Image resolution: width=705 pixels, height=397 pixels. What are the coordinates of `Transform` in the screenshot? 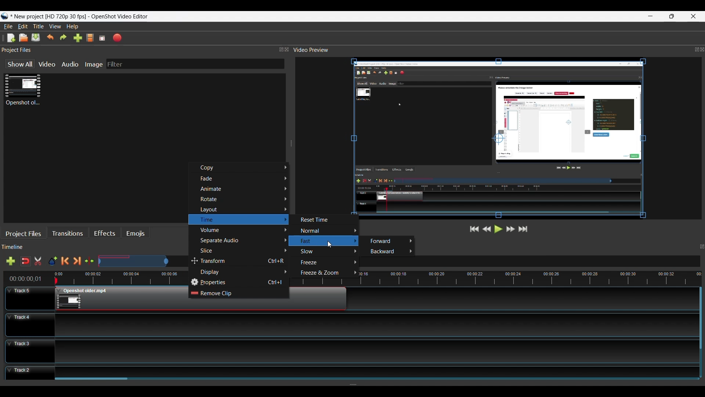 It's located at (239, 262).